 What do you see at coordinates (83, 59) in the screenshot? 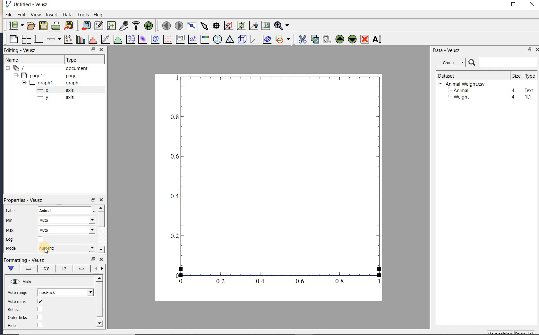
I see `Type` at bounding box center [83, 59].